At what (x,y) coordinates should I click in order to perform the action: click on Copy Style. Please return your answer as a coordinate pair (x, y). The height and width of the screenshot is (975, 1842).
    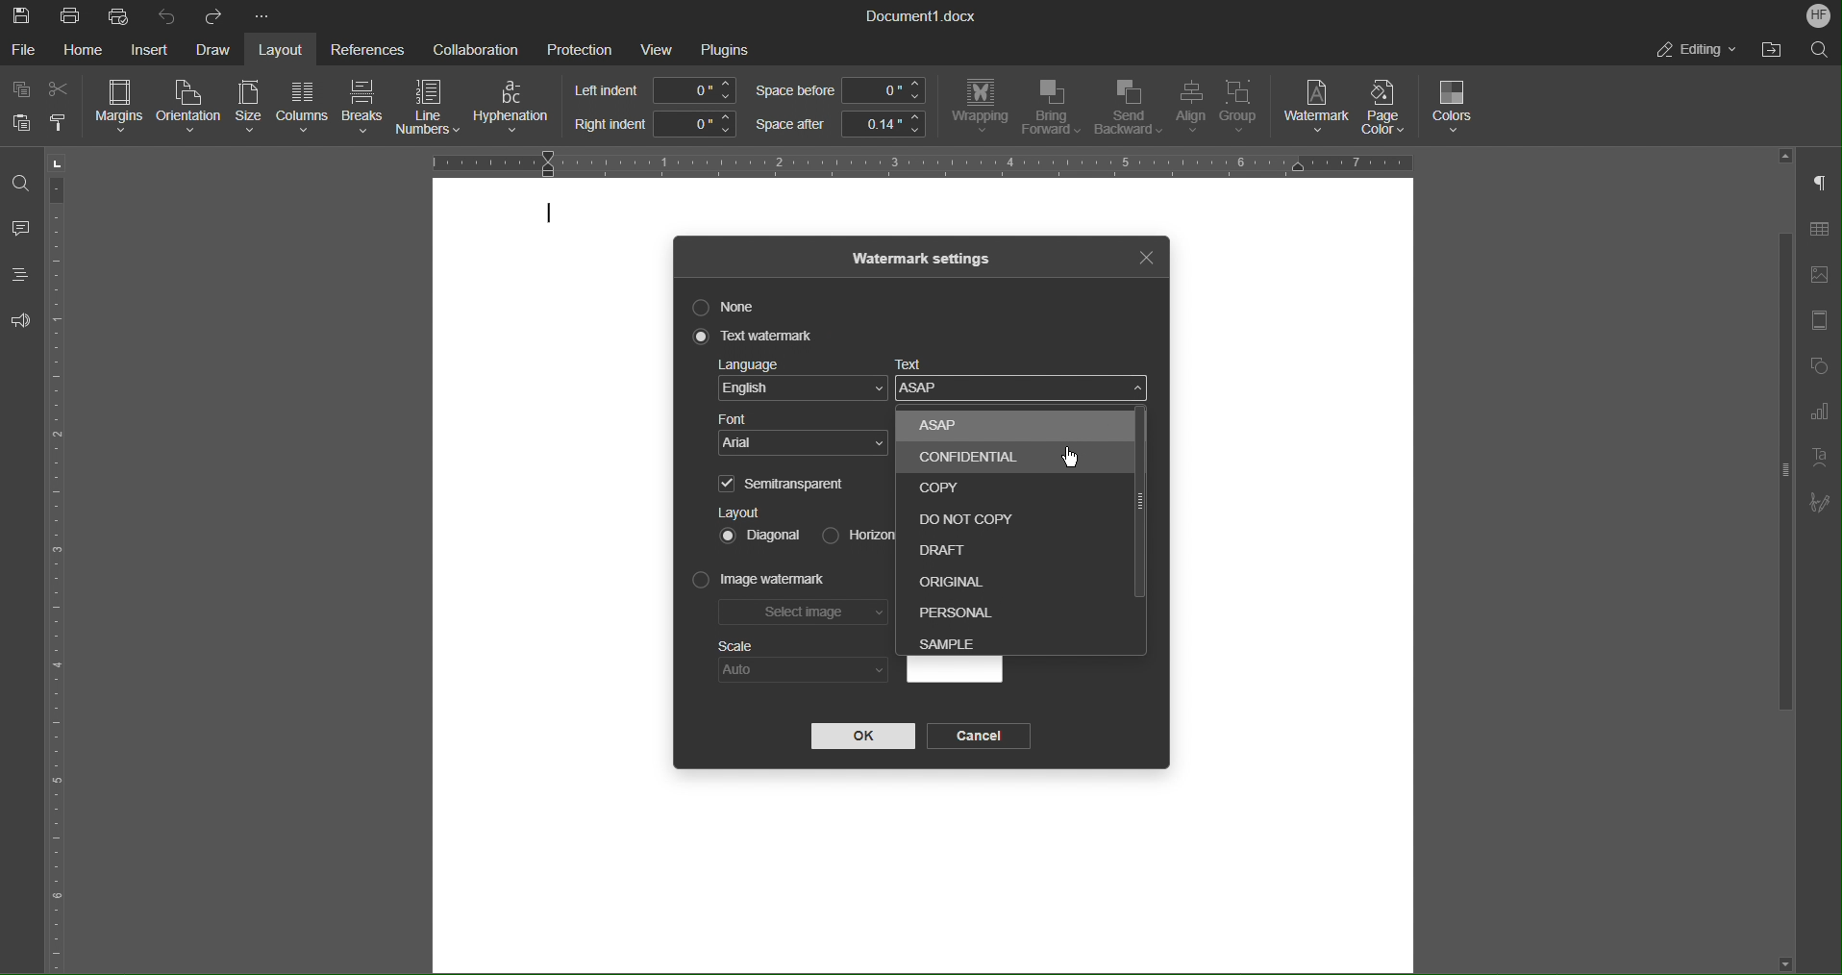
    Looking at the image, I should click on (61, 123).